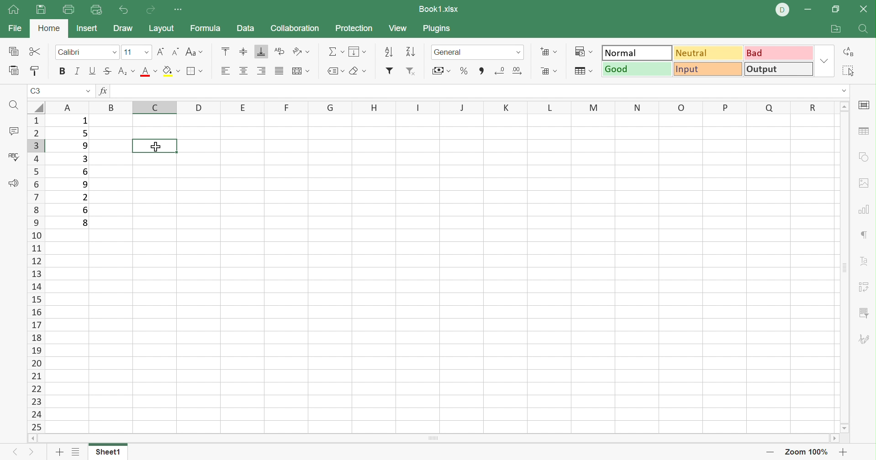  Describe the element at coordinates (865, 235) in the screenshot. I see `Paragraph settings` at that location.